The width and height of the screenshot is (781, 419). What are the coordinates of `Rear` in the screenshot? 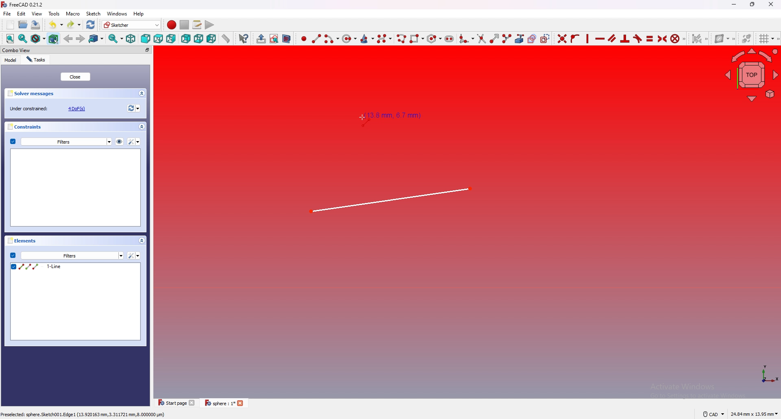 It's located at (185, 39).